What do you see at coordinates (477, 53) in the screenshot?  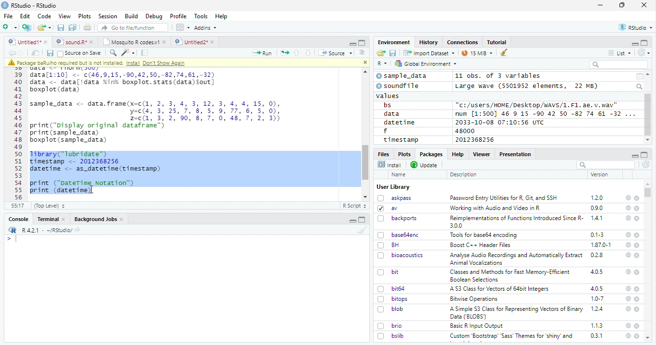 I see `15 MiB` at bounding box center [477, 53].